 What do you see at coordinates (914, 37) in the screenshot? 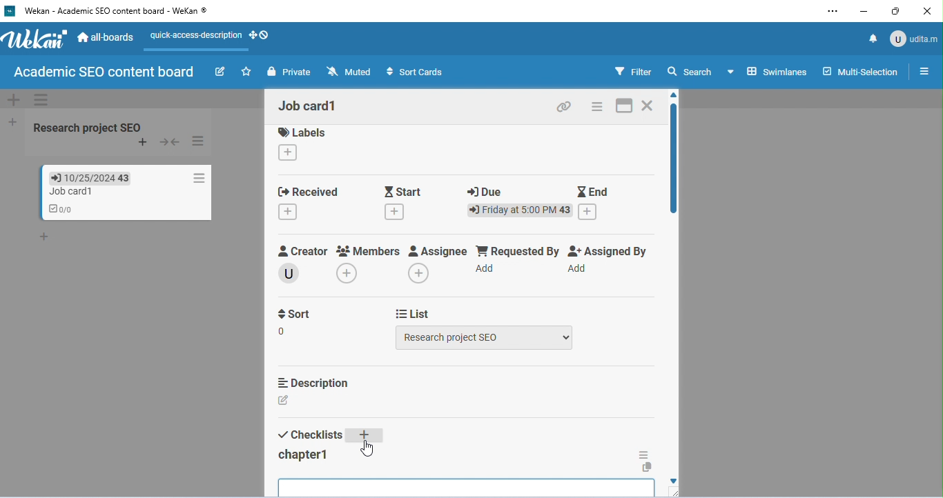
I see `admin` at bounding box center [914, 37].